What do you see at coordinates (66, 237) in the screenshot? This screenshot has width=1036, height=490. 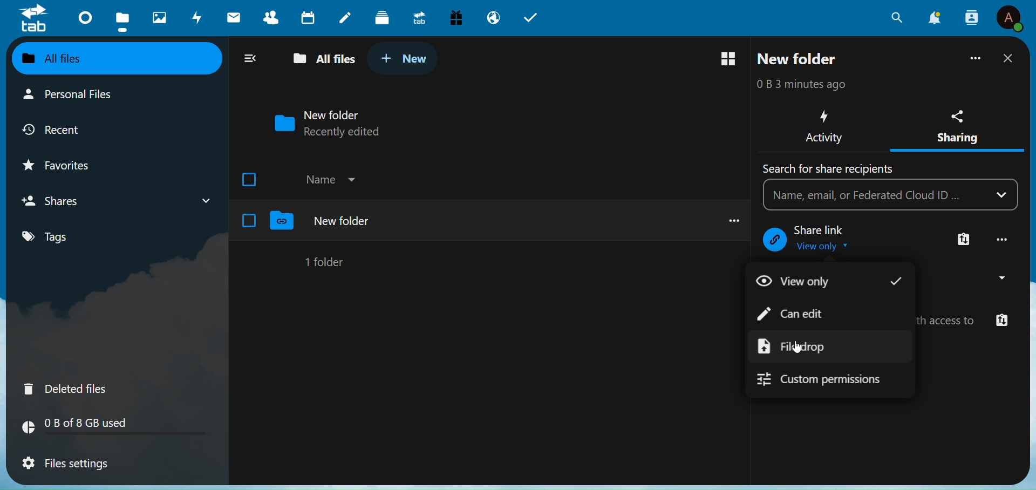 I see `Tags` at bounding box center [66, 237].